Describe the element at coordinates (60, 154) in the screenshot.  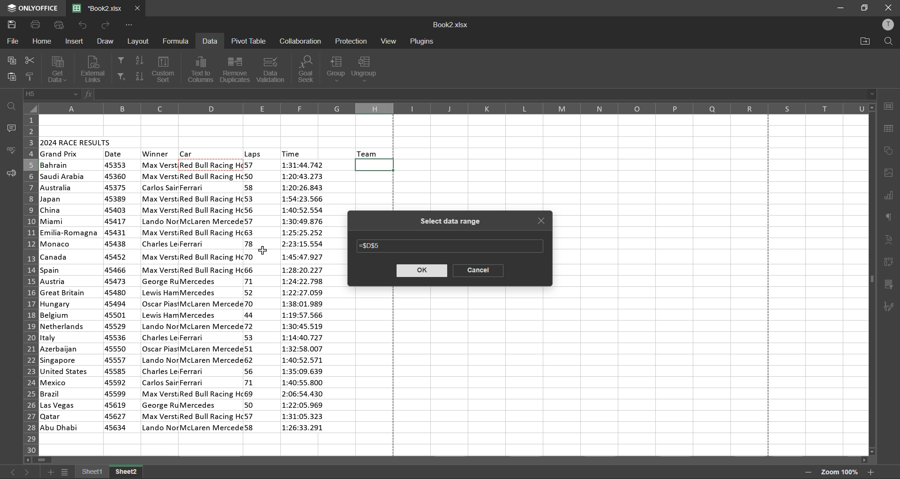
I see `grand prix` at that location.